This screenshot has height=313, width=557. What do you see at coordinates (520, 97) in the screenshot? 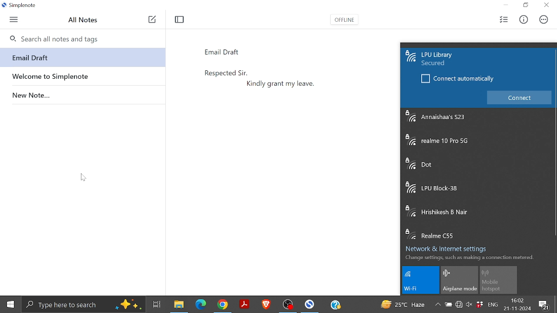
I see `Connect` at bounding box center [520, 97].